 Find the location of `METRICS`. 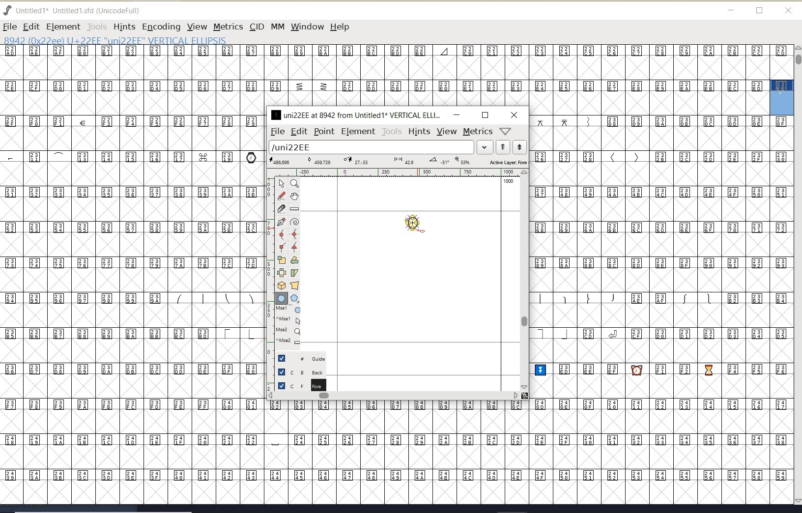

METRICS is located at coordinates (228, 27).